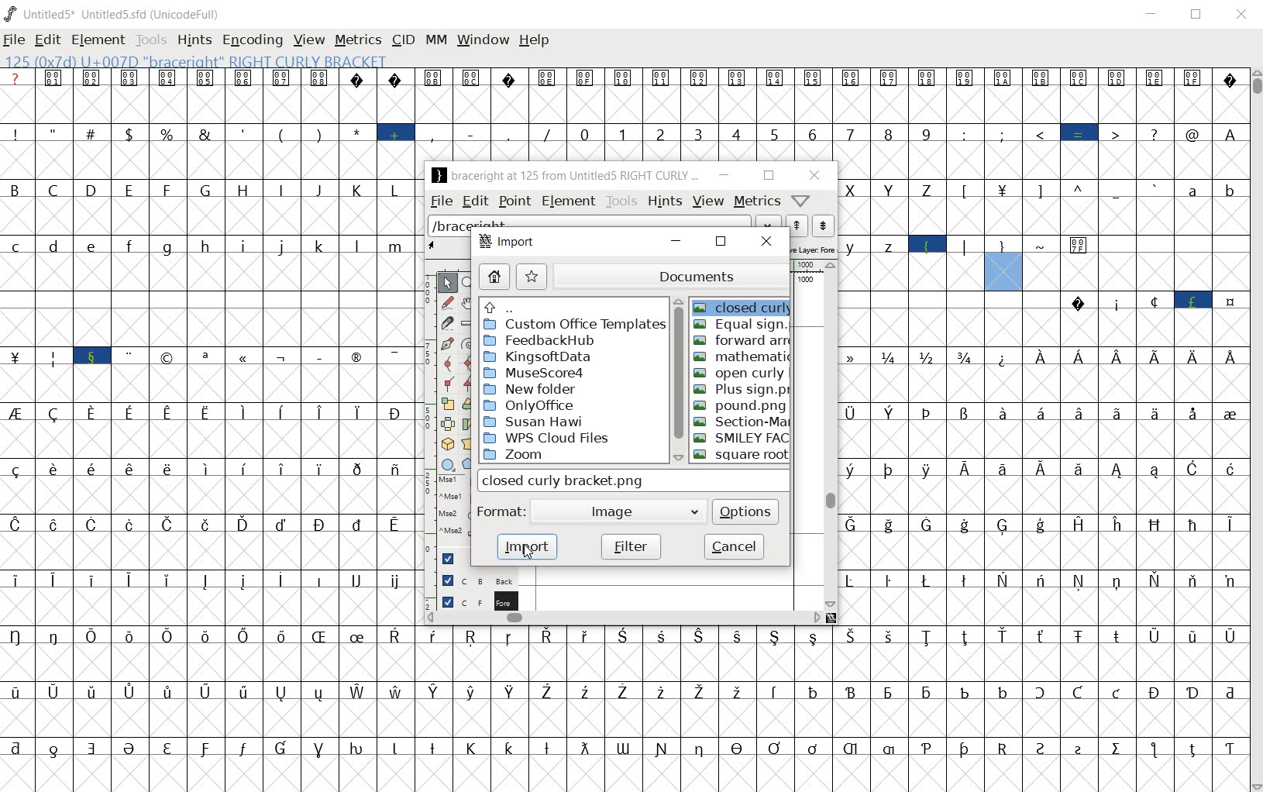 The width and height of the screenshot is (1263, 792). Describe the element at coordinates (568, 202) in the screenshot. I see `element` at that location.